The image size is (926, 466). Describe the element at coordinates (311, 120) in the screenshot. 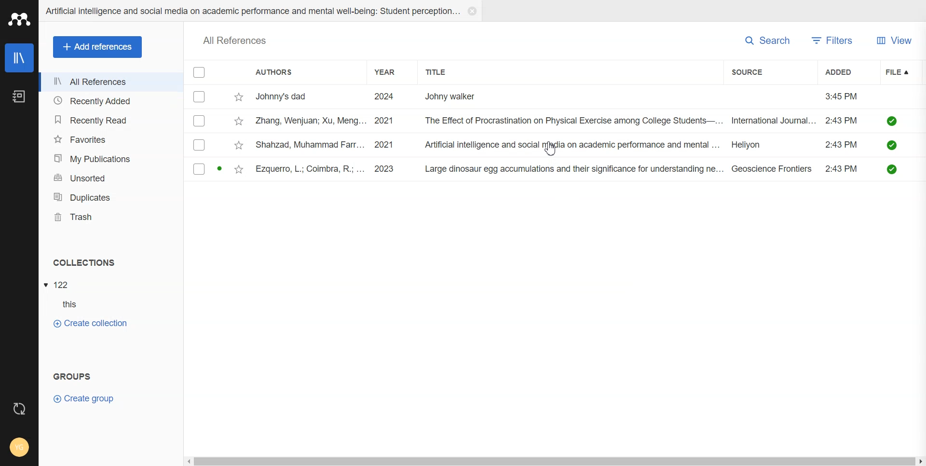

I see `zang, wenjuan; xu, meng...` at that location.